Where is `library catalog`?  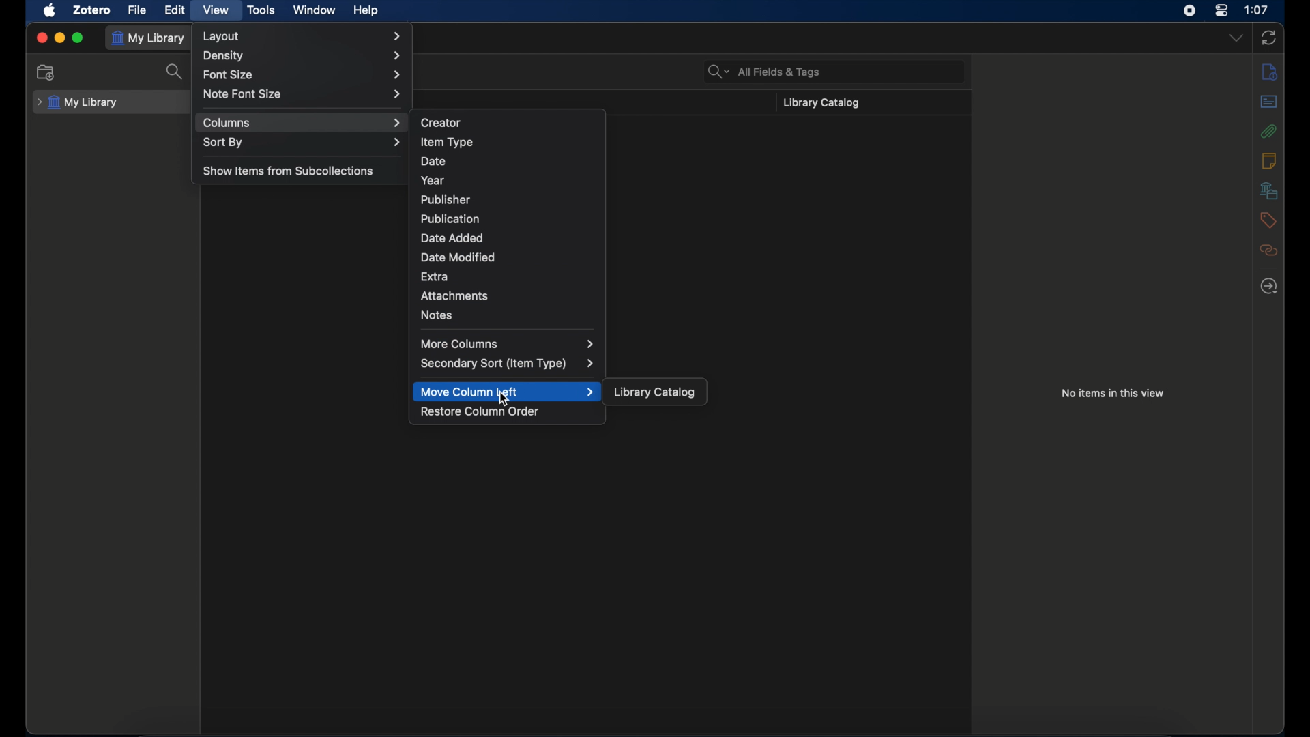 library catalog is located at coordinates (655, 392).